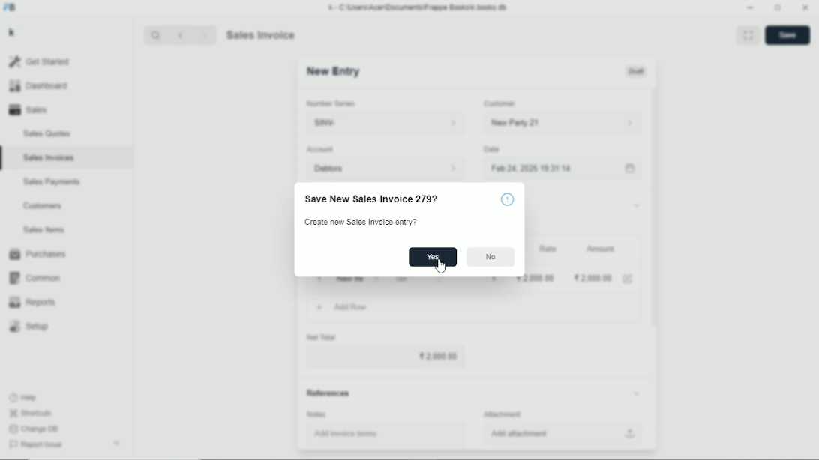 The width and height of the screenshot is (819, 460). I want to click on 2000.00, so click(592, 278).